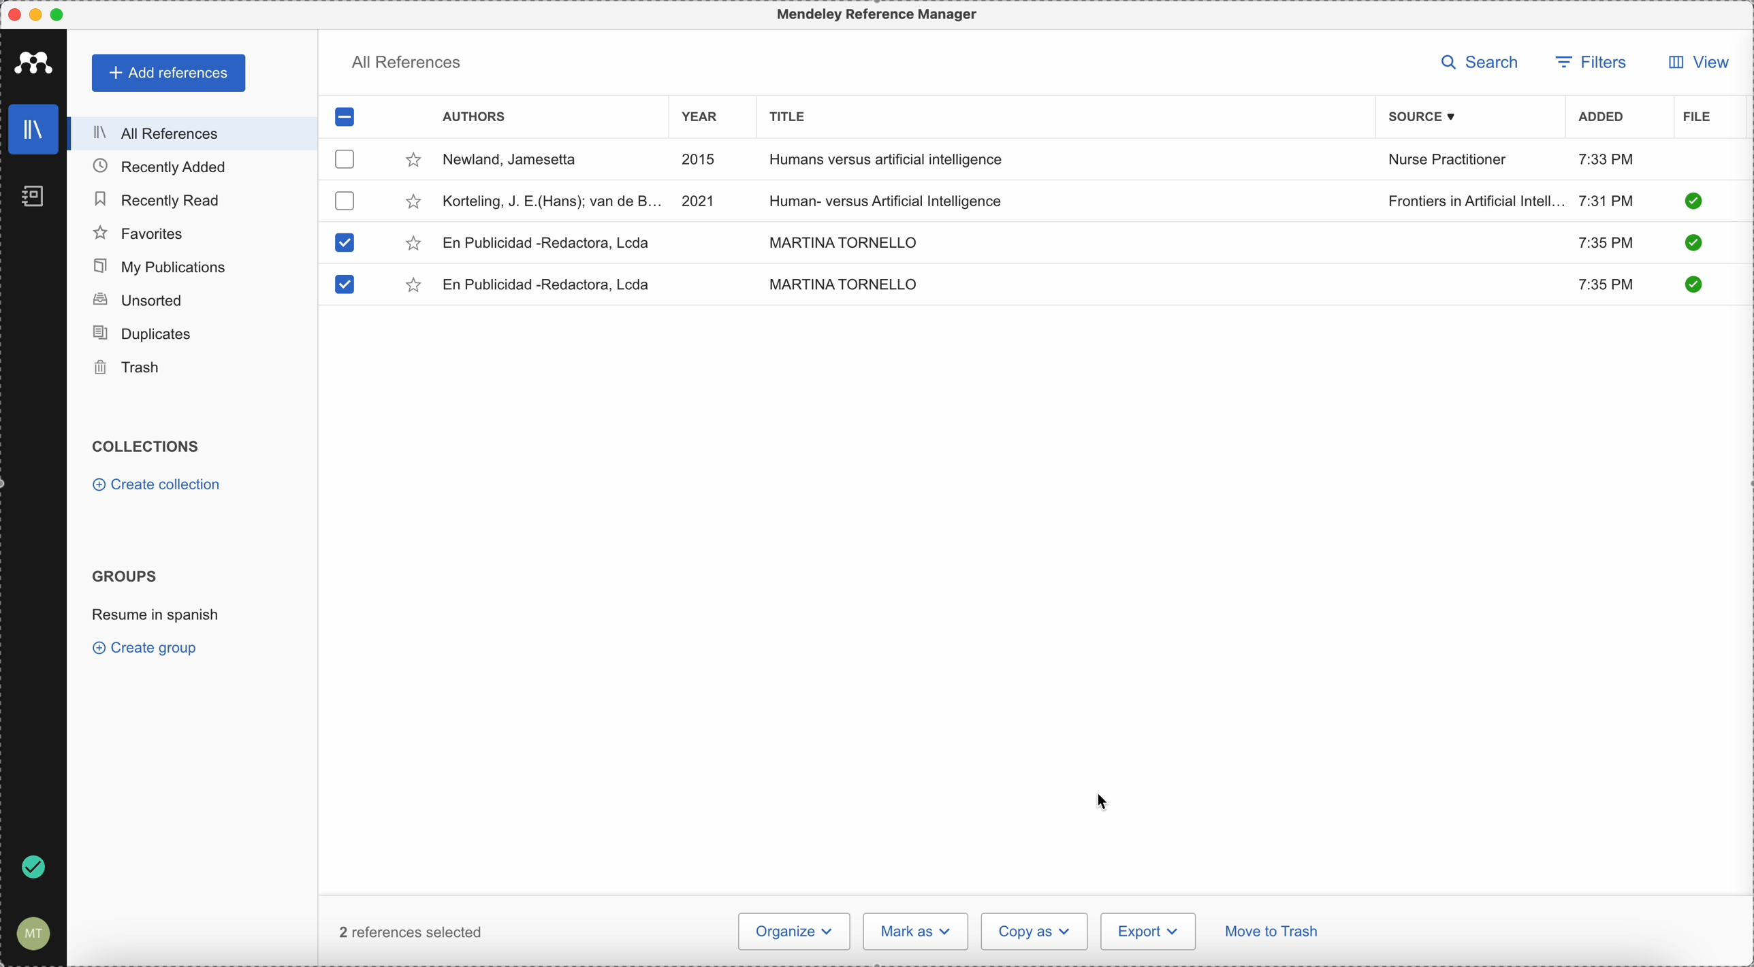 The image size is (1754, 967). Describe the element at coordinates (898, 199) in the screenshot. I see `Human-versus Artificial Intelligence` at that location.